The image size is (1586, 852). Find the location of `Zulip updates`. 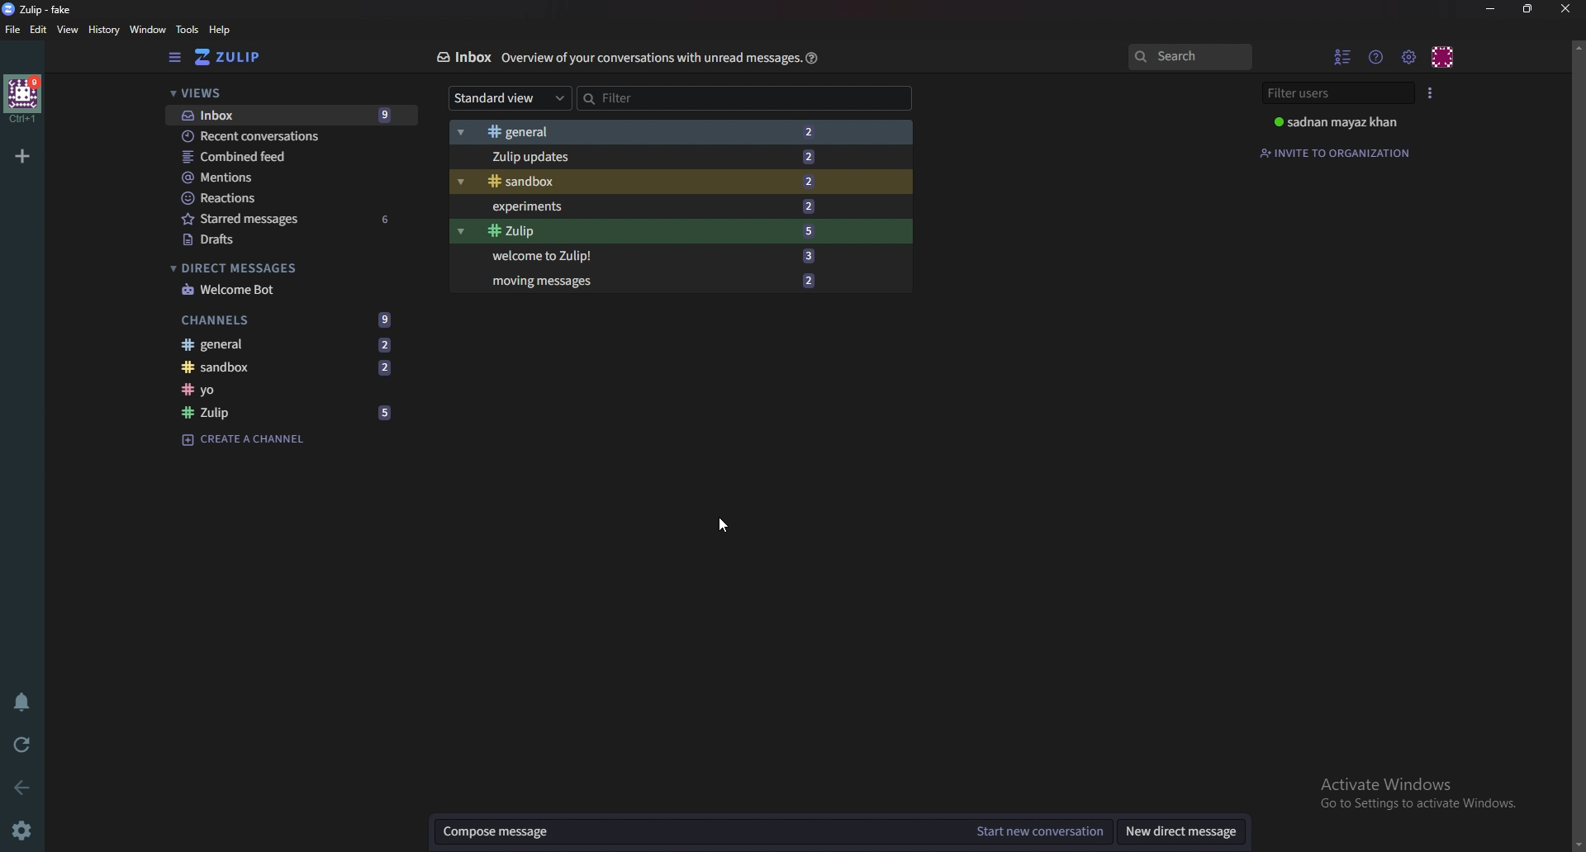

Zulip updates is located at coordinates (645, 158).